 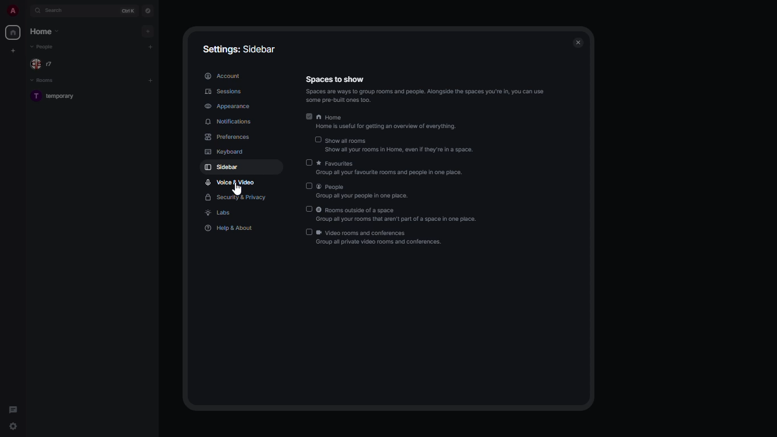 I want to click on rooms outside of a space, so click(x=399, y=215).